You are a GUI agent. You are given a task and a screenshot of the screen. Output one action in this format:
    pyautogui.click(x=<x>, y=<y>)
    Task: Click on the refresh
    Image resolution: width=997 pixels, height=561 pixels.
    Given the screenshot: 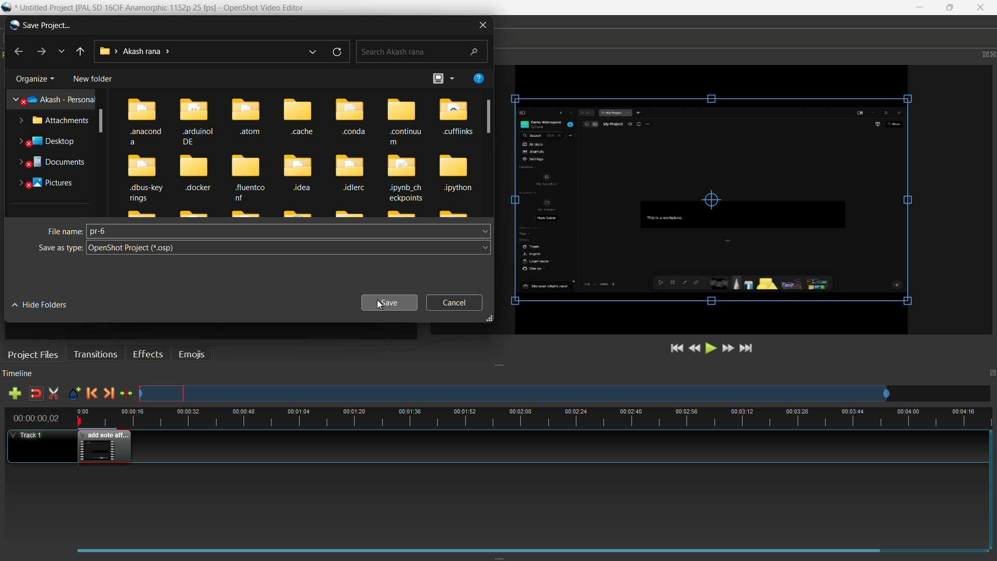 What is the action you would take?
    pyautogui.click(x=337, y=52)
    